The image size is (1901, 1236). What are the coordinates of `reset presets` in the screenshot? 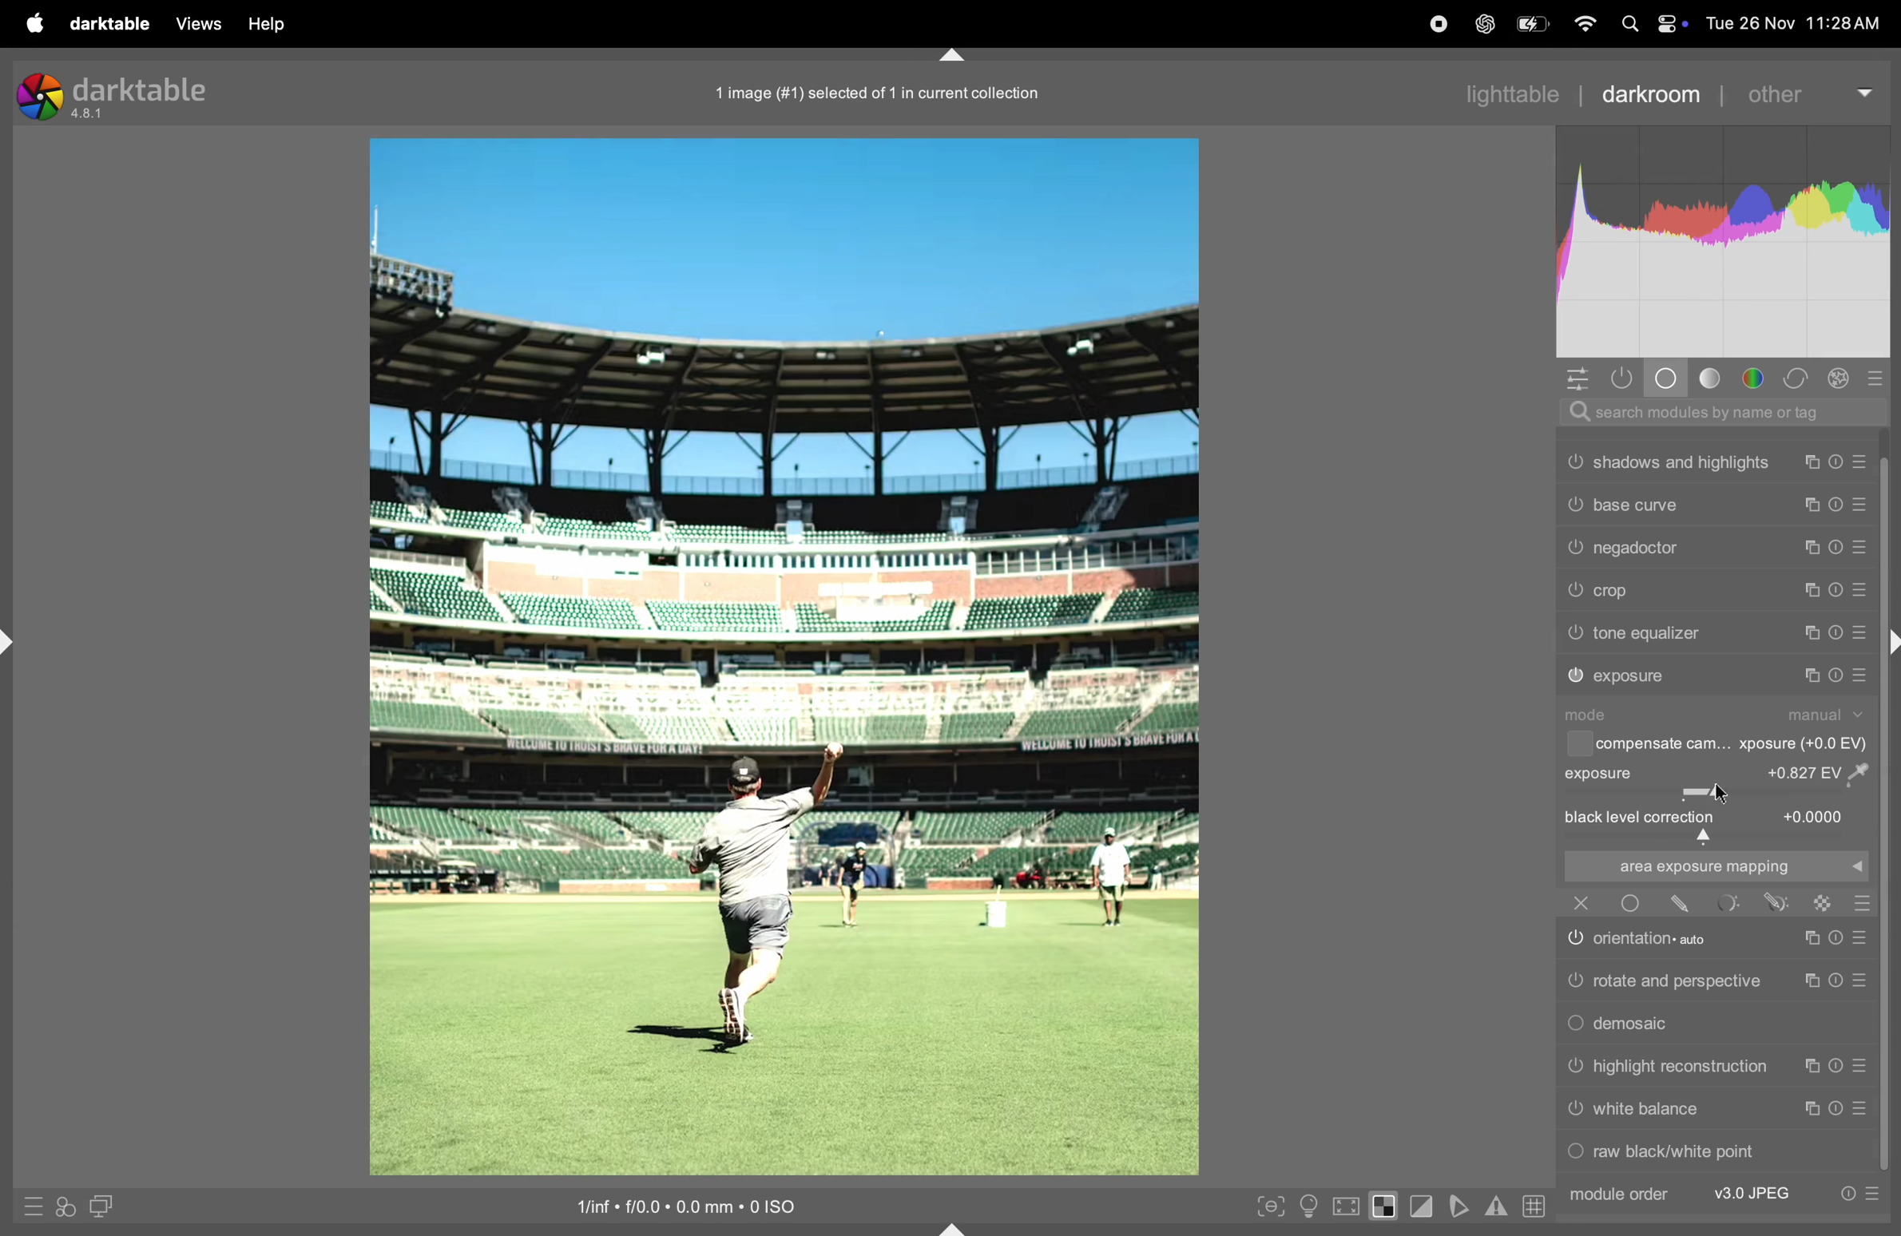 It's located at (1834, 633).